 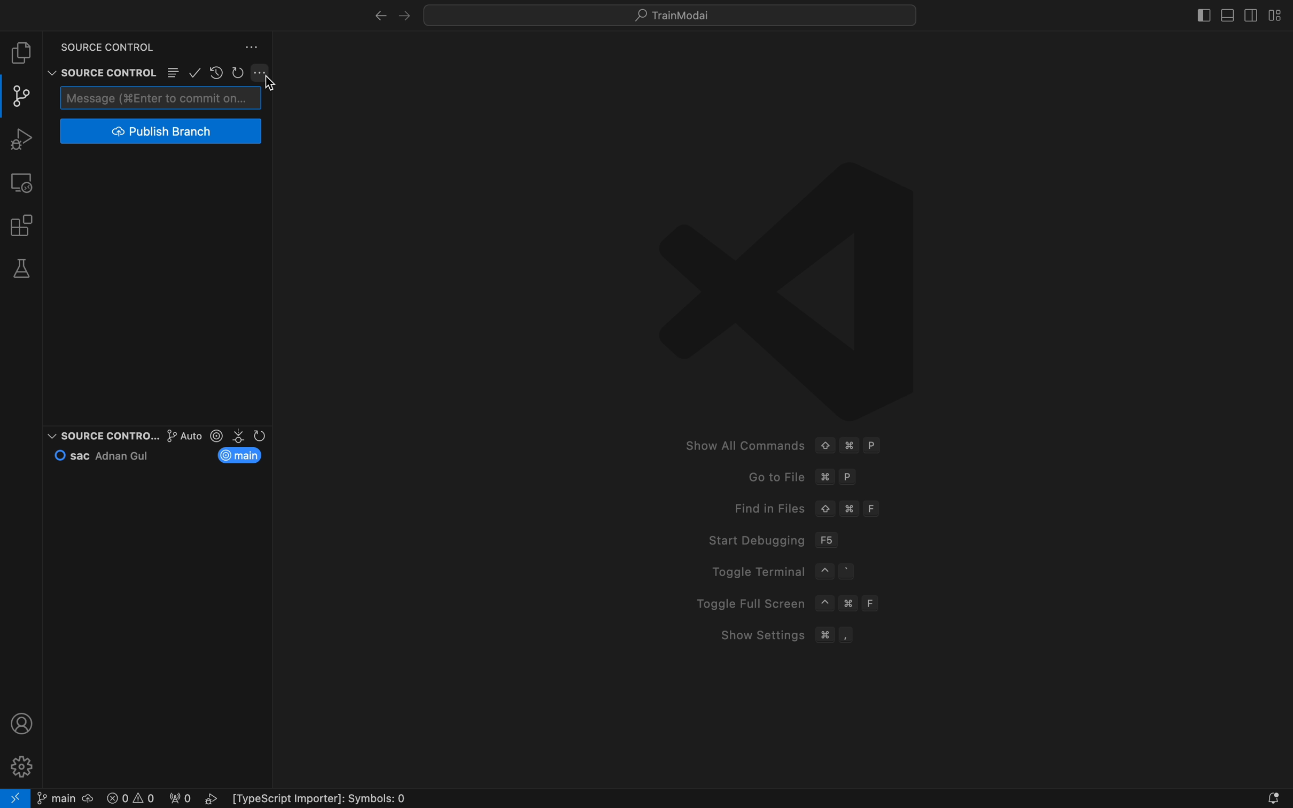 What do you see at coordinates (100, 44) in the screenshot?
I see `source` at bounding box center [100, 44].